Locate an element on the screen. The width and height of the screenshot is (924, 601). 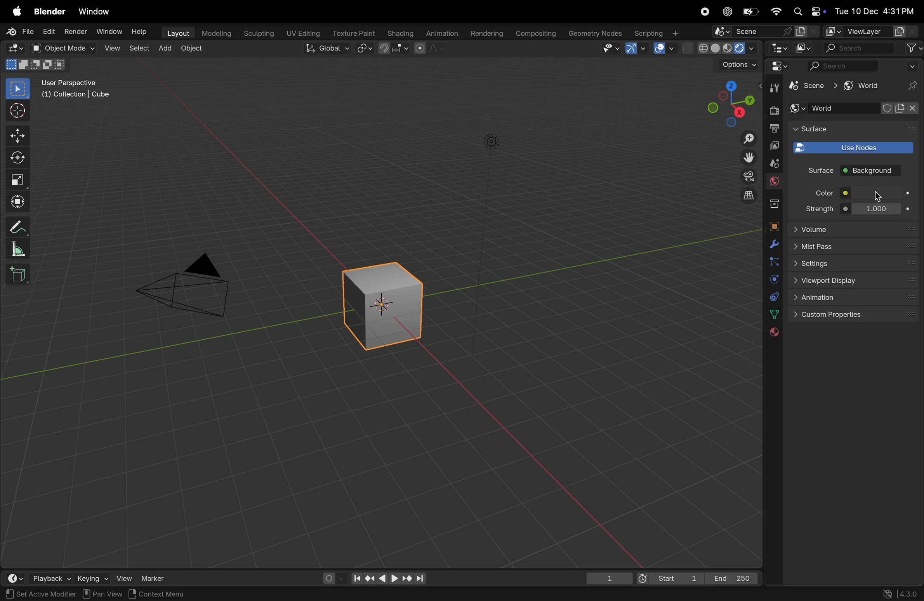
 is located at coordinates (492, 144).